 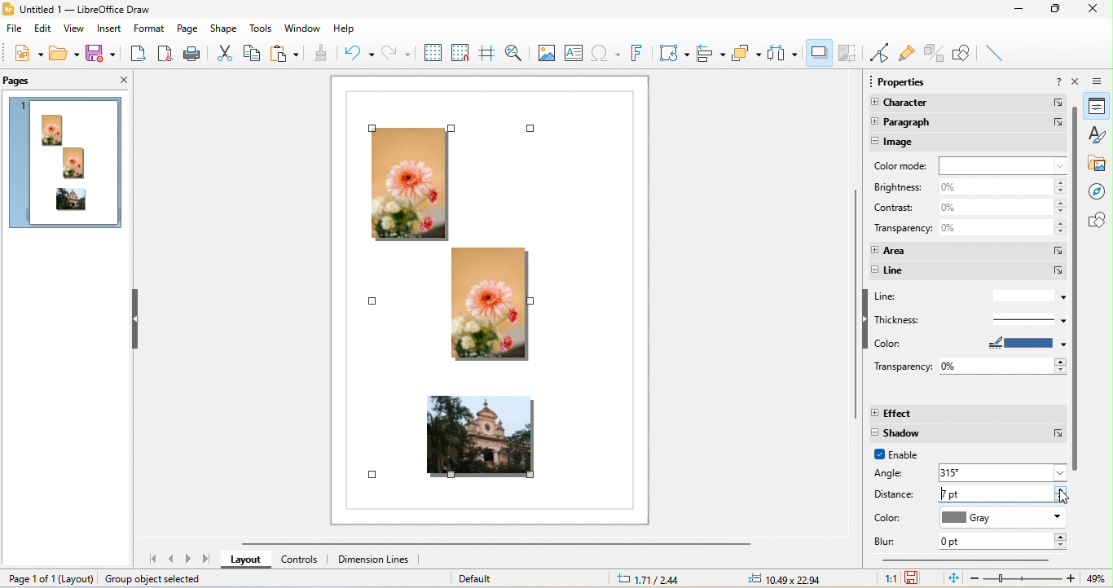 What do you see at coordinates (896, 495) in the screenshot?
I see `distance` at bounding box center [896, 495].